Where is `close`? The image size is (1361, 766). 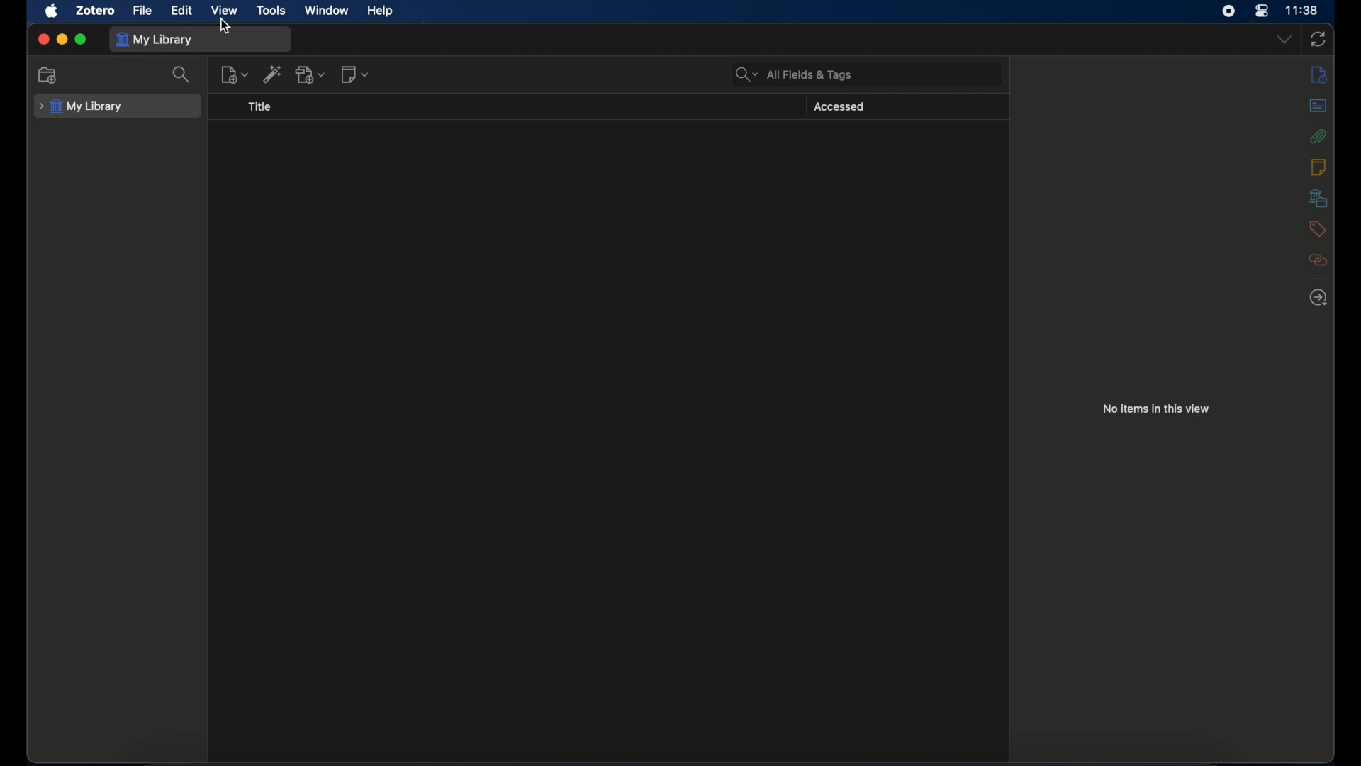
close is located at coordinates (43, 39).